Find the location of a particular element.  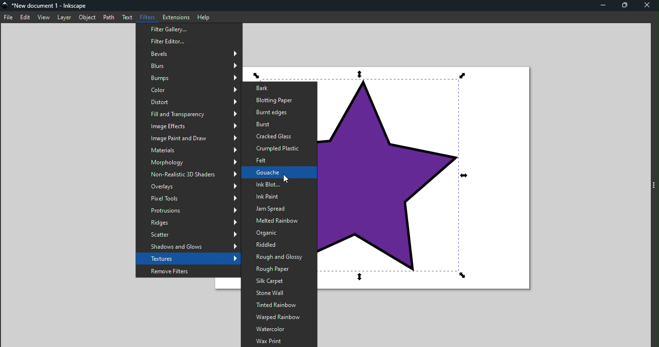

Bark is located at coordinates (278, 88).